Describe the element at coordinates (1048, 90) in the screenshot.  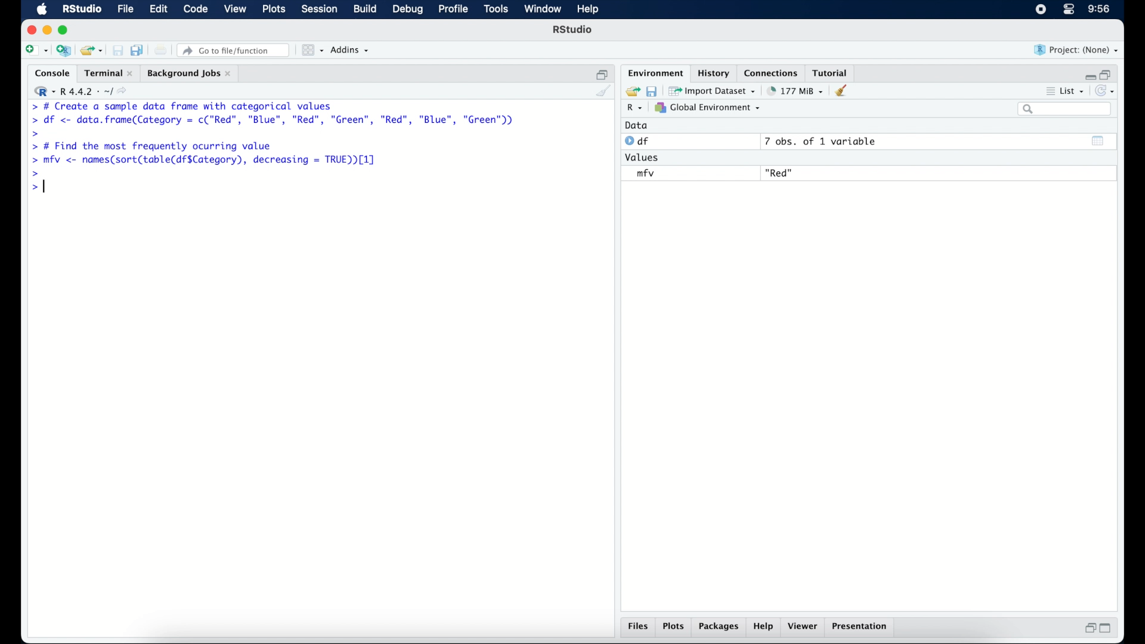
I see `more options` at that location.